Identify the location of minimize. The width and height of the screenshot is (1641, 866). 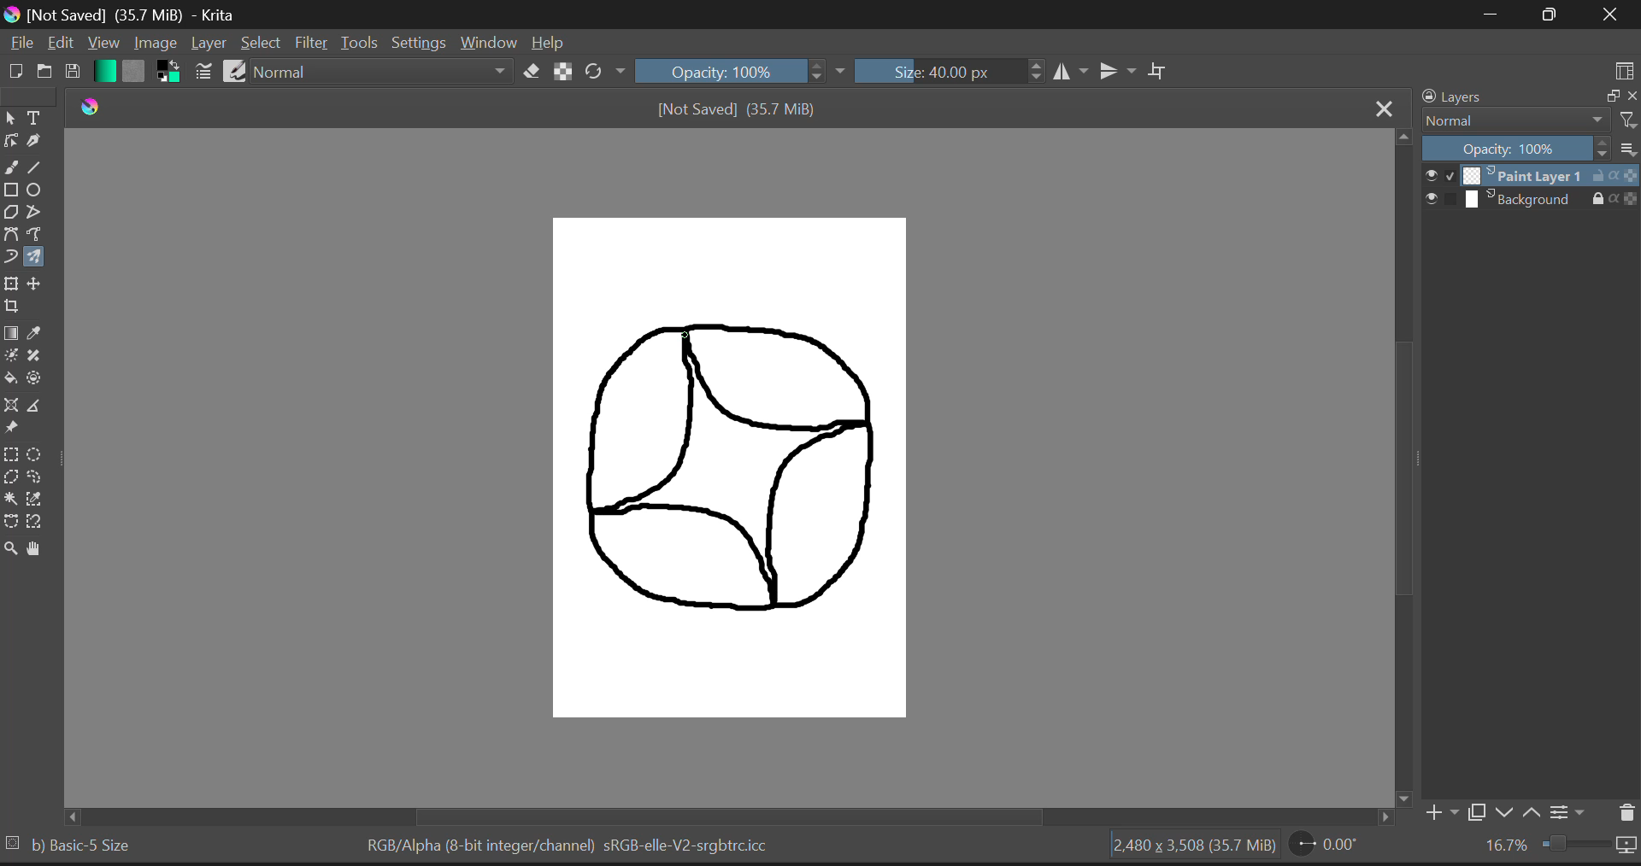
(1610, 94).